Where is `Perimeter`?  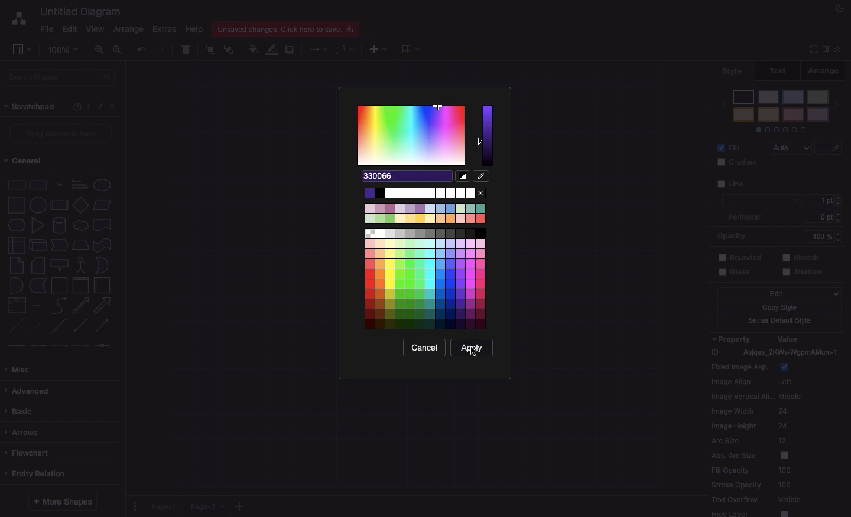
Perimeter is located at coordinates (744, 217).